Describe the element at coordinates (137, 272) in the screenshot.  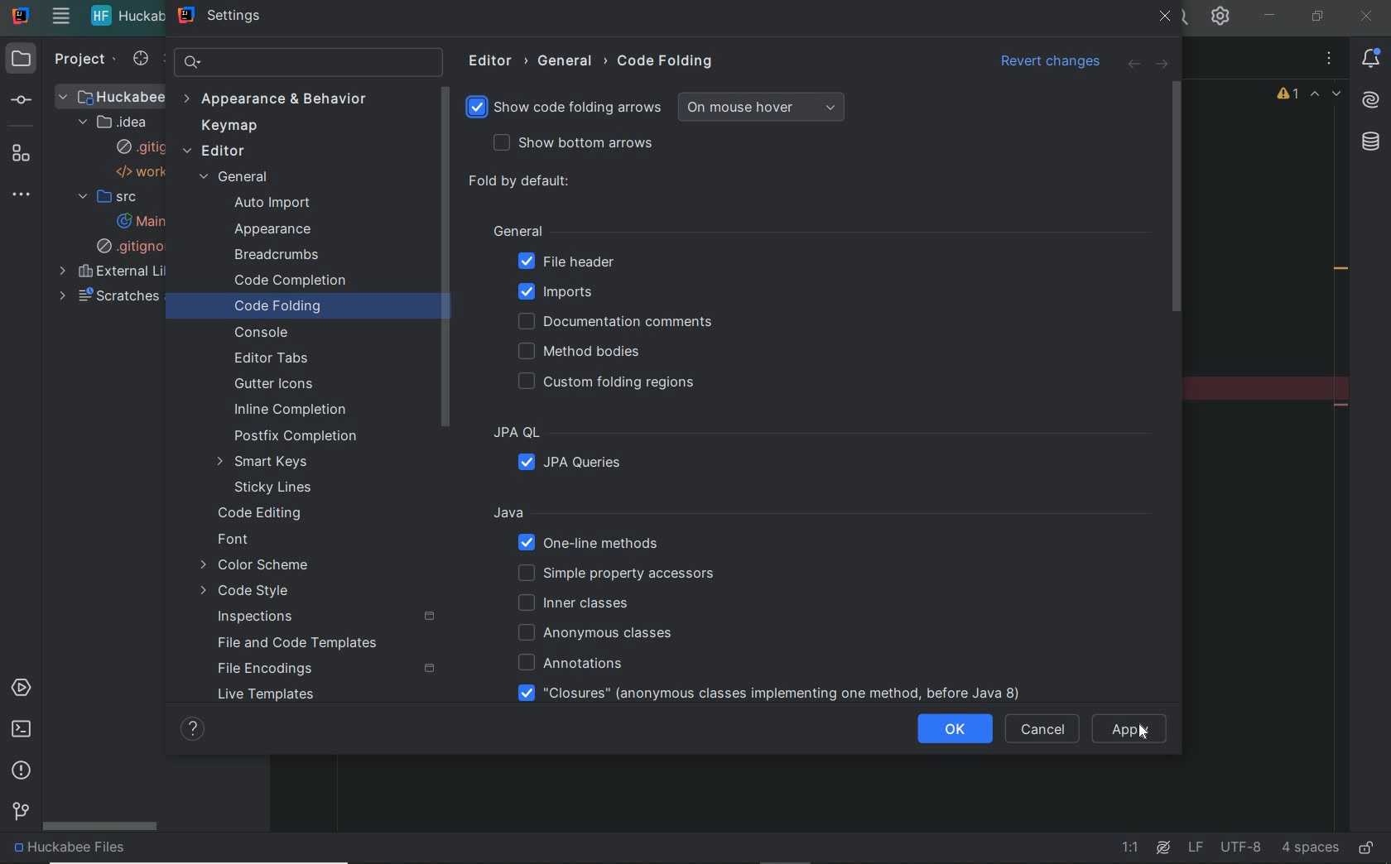
I see `external libraries` at that location.